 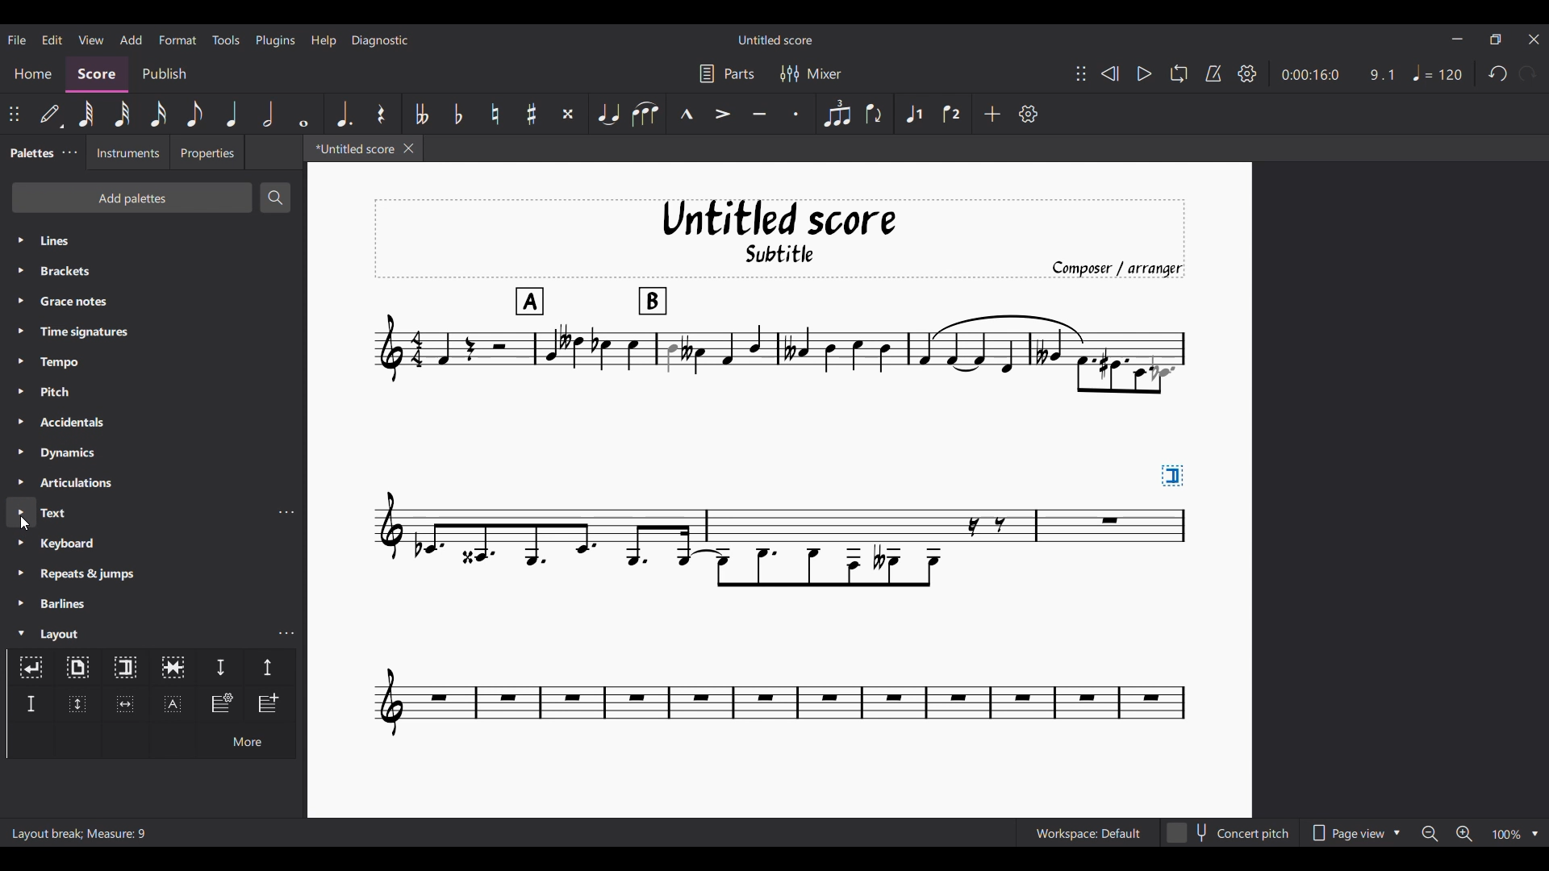 What do you see at coordinates (408, 148) in the screenshot?
I see `Close tab` at bounding box center [408, 148].